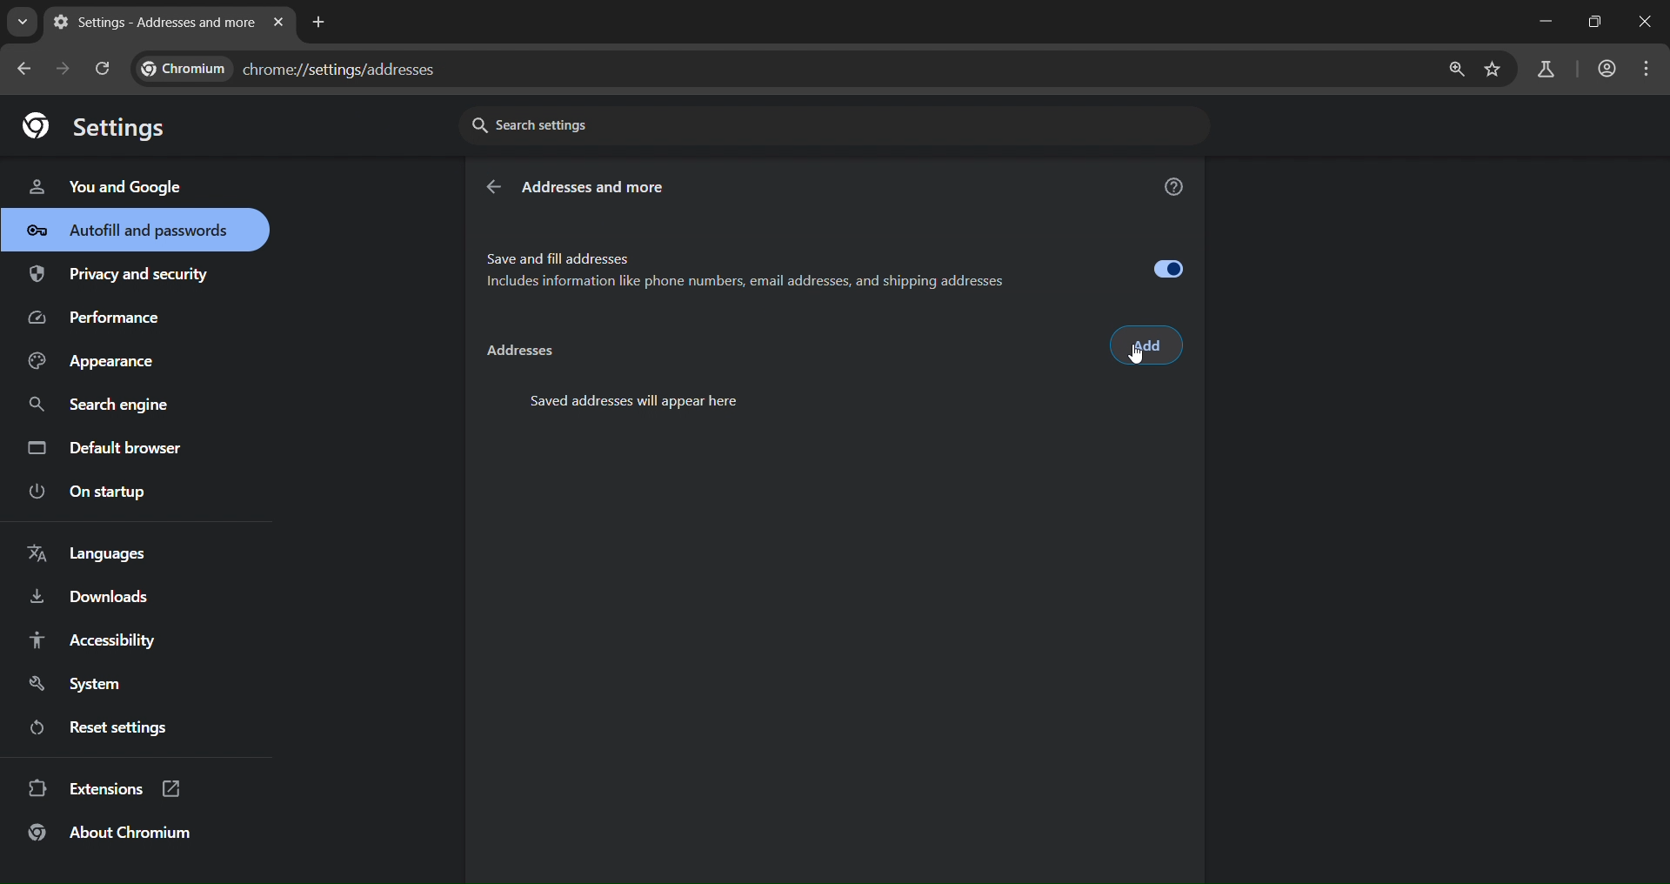 The width and height of the screenshot is (1670, 884). Describe the element at coordinates (104, 184) in the screenshot. I see `you and google ` at that location.